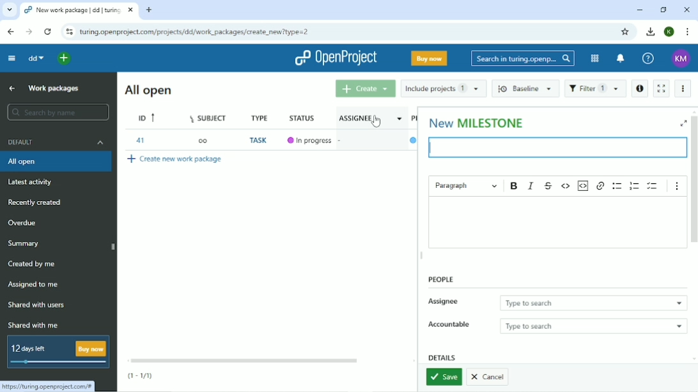 This screenshot has width=698, height=392. What do you see at coordinates (621, 58) in the screenshot?
I see `To notification center` at bounding box center [621, 58].